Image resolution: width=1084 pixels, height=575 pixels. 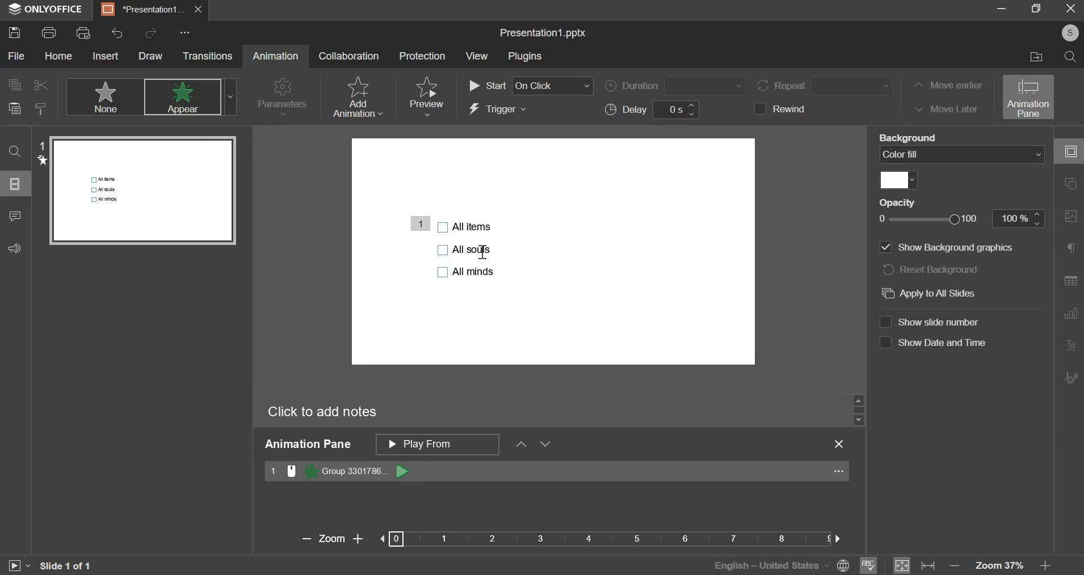 What do you see at coordinates (14, 218) in the screenshot?
I see `comment` at bounding box center [14, 218].